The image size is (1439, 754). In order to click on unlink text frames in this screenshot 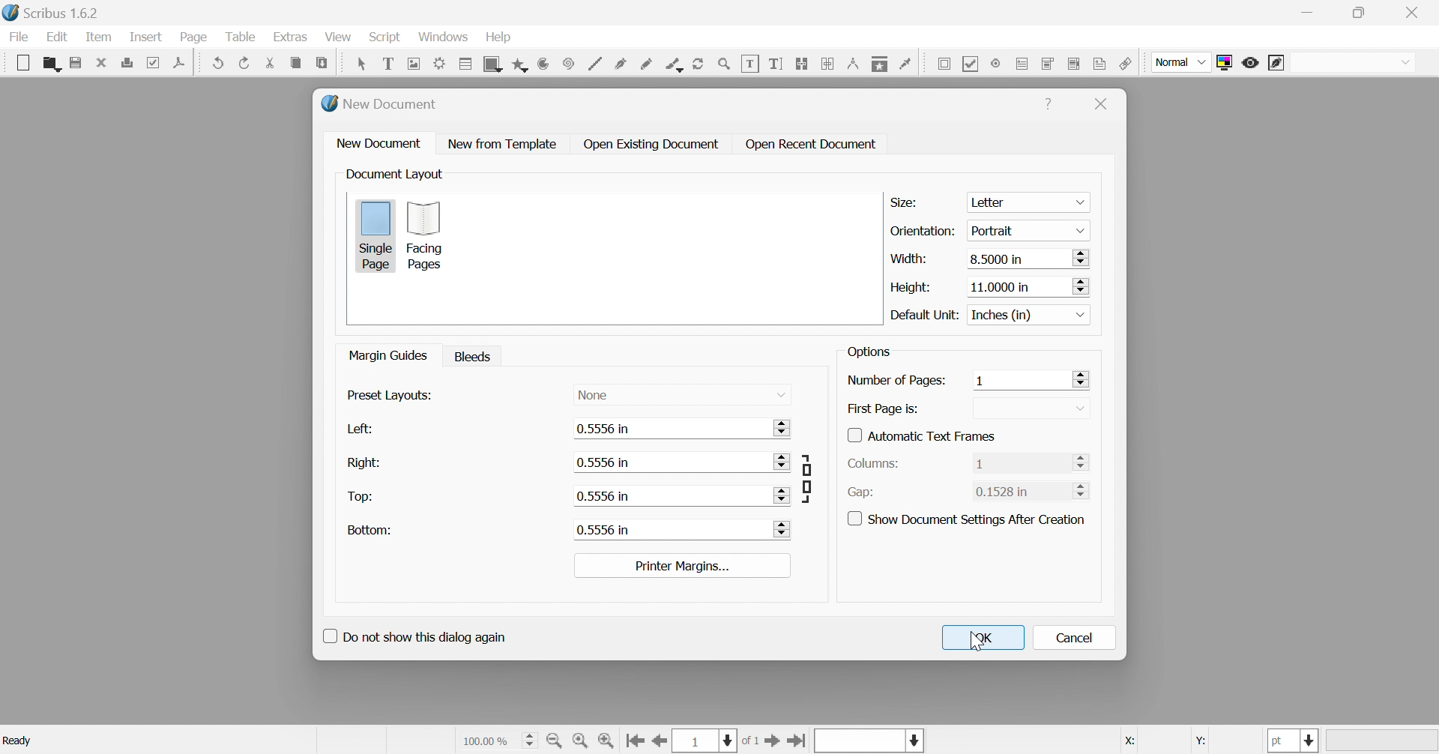, I will do `click(827, 63)`.